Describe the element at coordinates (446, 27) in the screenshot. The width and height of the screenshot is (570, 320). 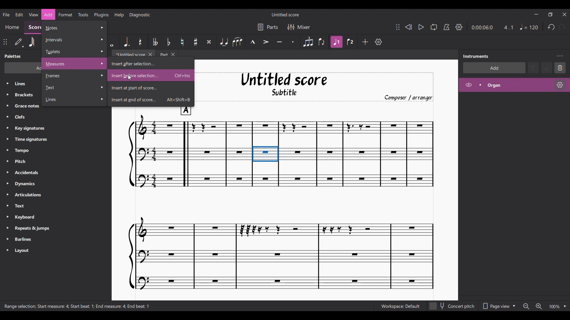
I see `Metronome` at that location.